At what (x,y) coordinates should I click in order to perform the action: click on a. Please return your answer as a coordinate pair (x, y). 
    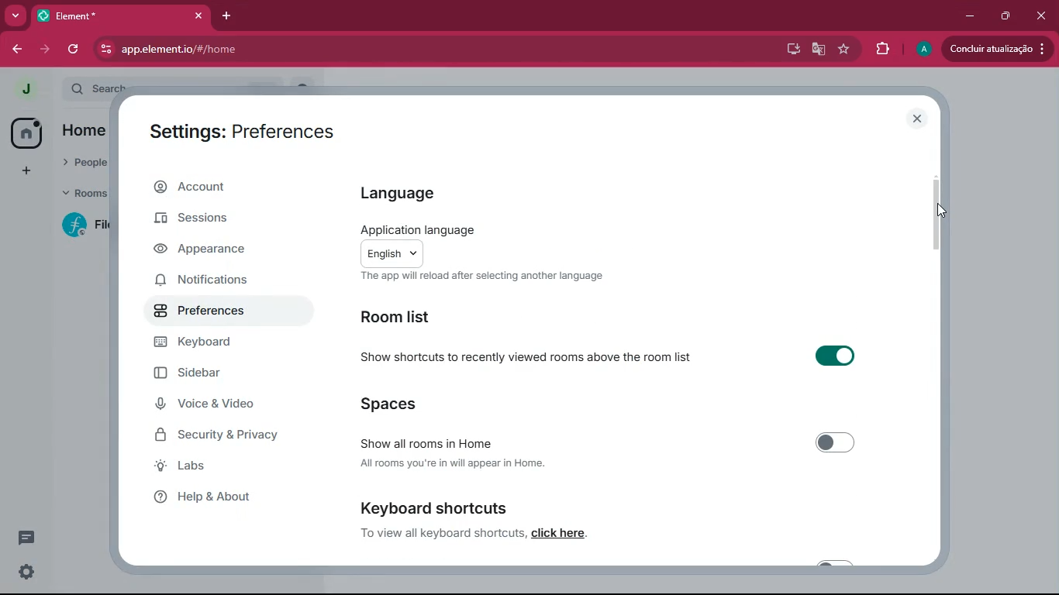
    Looking at the image, I should click on (923, 49).